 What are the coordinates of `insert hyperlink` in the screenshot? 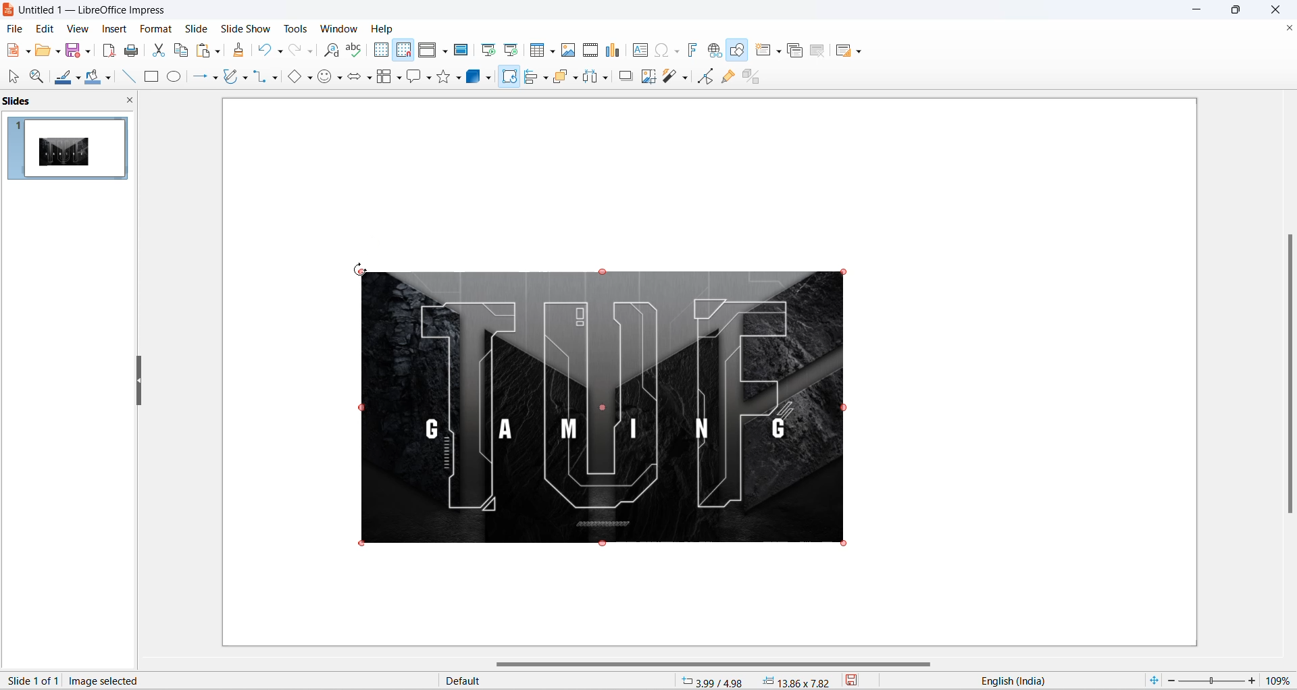 It's located at (716, 51).